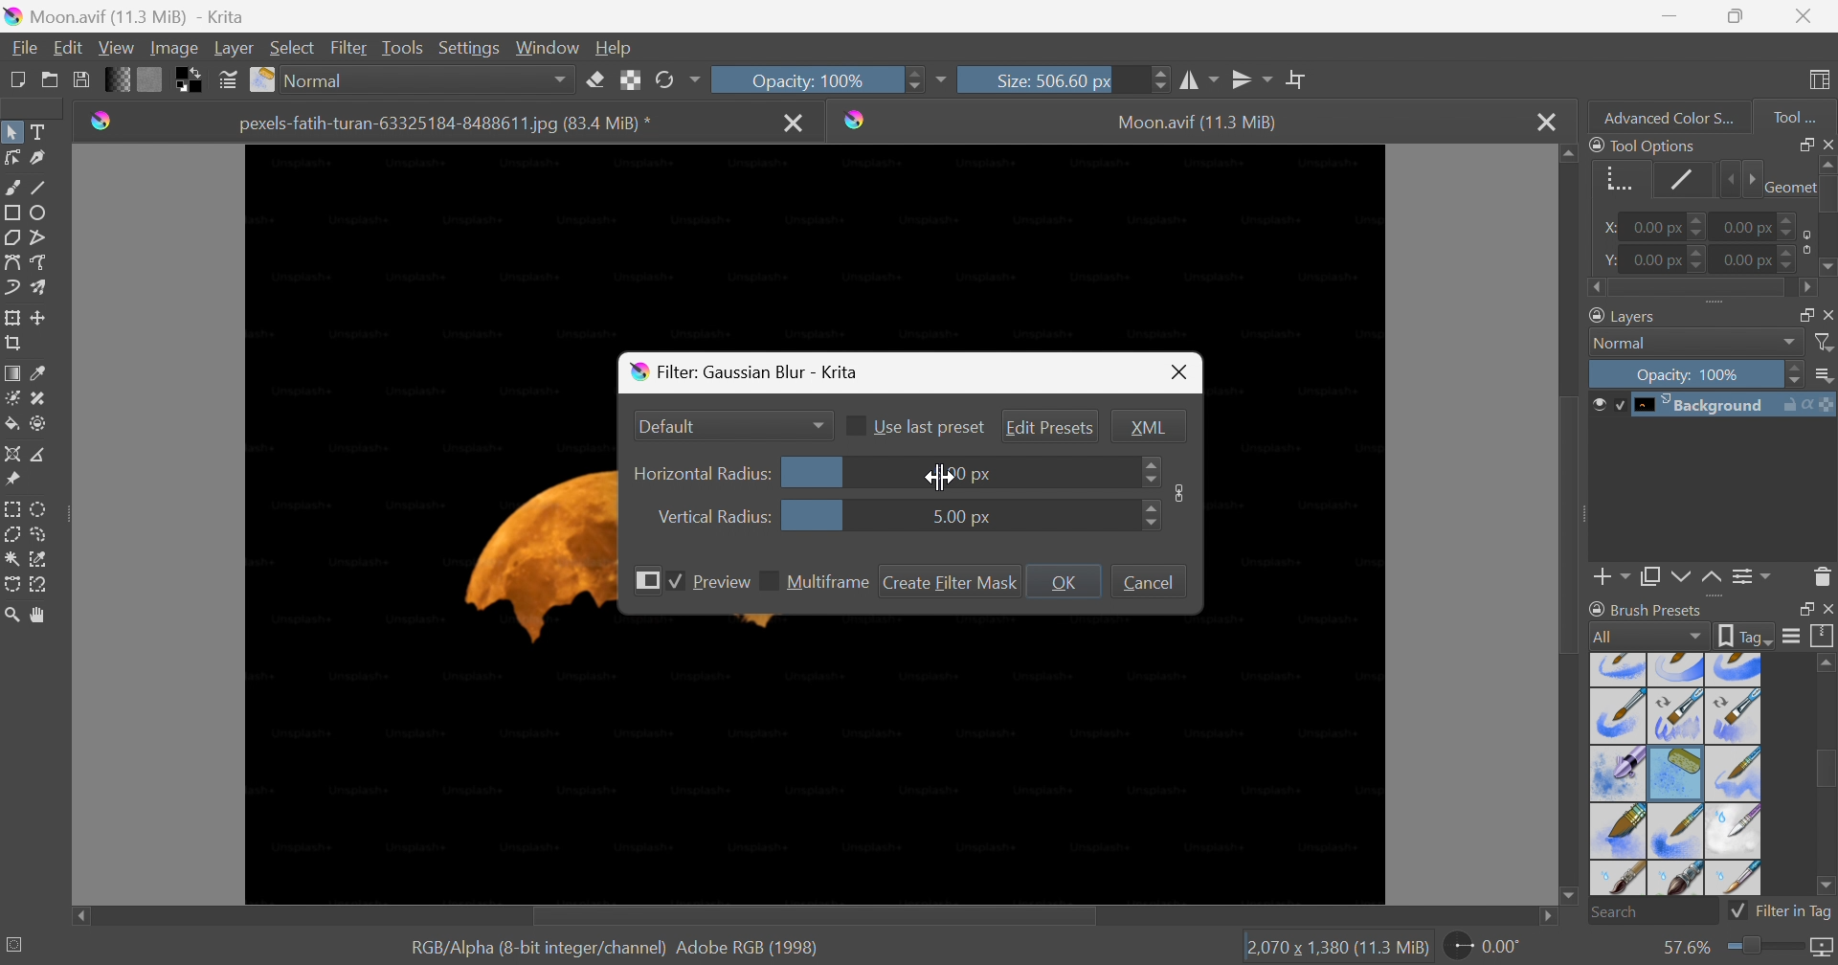 The width and height of the screenshot is (1838, 965). What do you see at coordinates (12, 534) in the screenshot?
I see `Polygonal selection tool` at bounding box center [12, 534].